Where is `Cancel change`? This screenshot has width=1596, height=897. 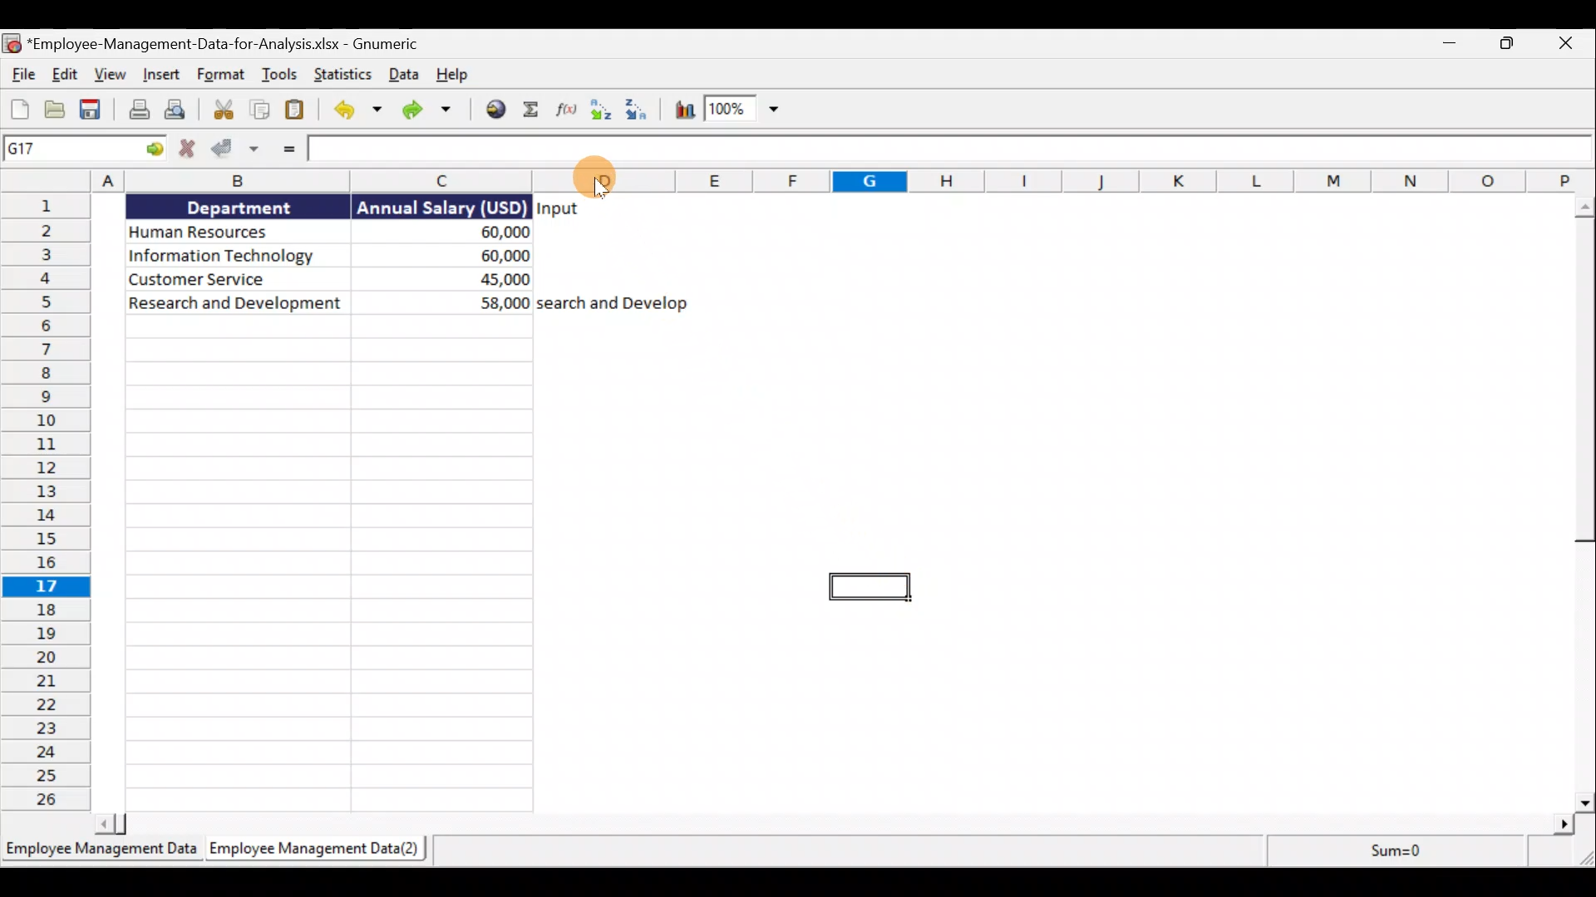 Cancel change is located at coordinates (190, 147).